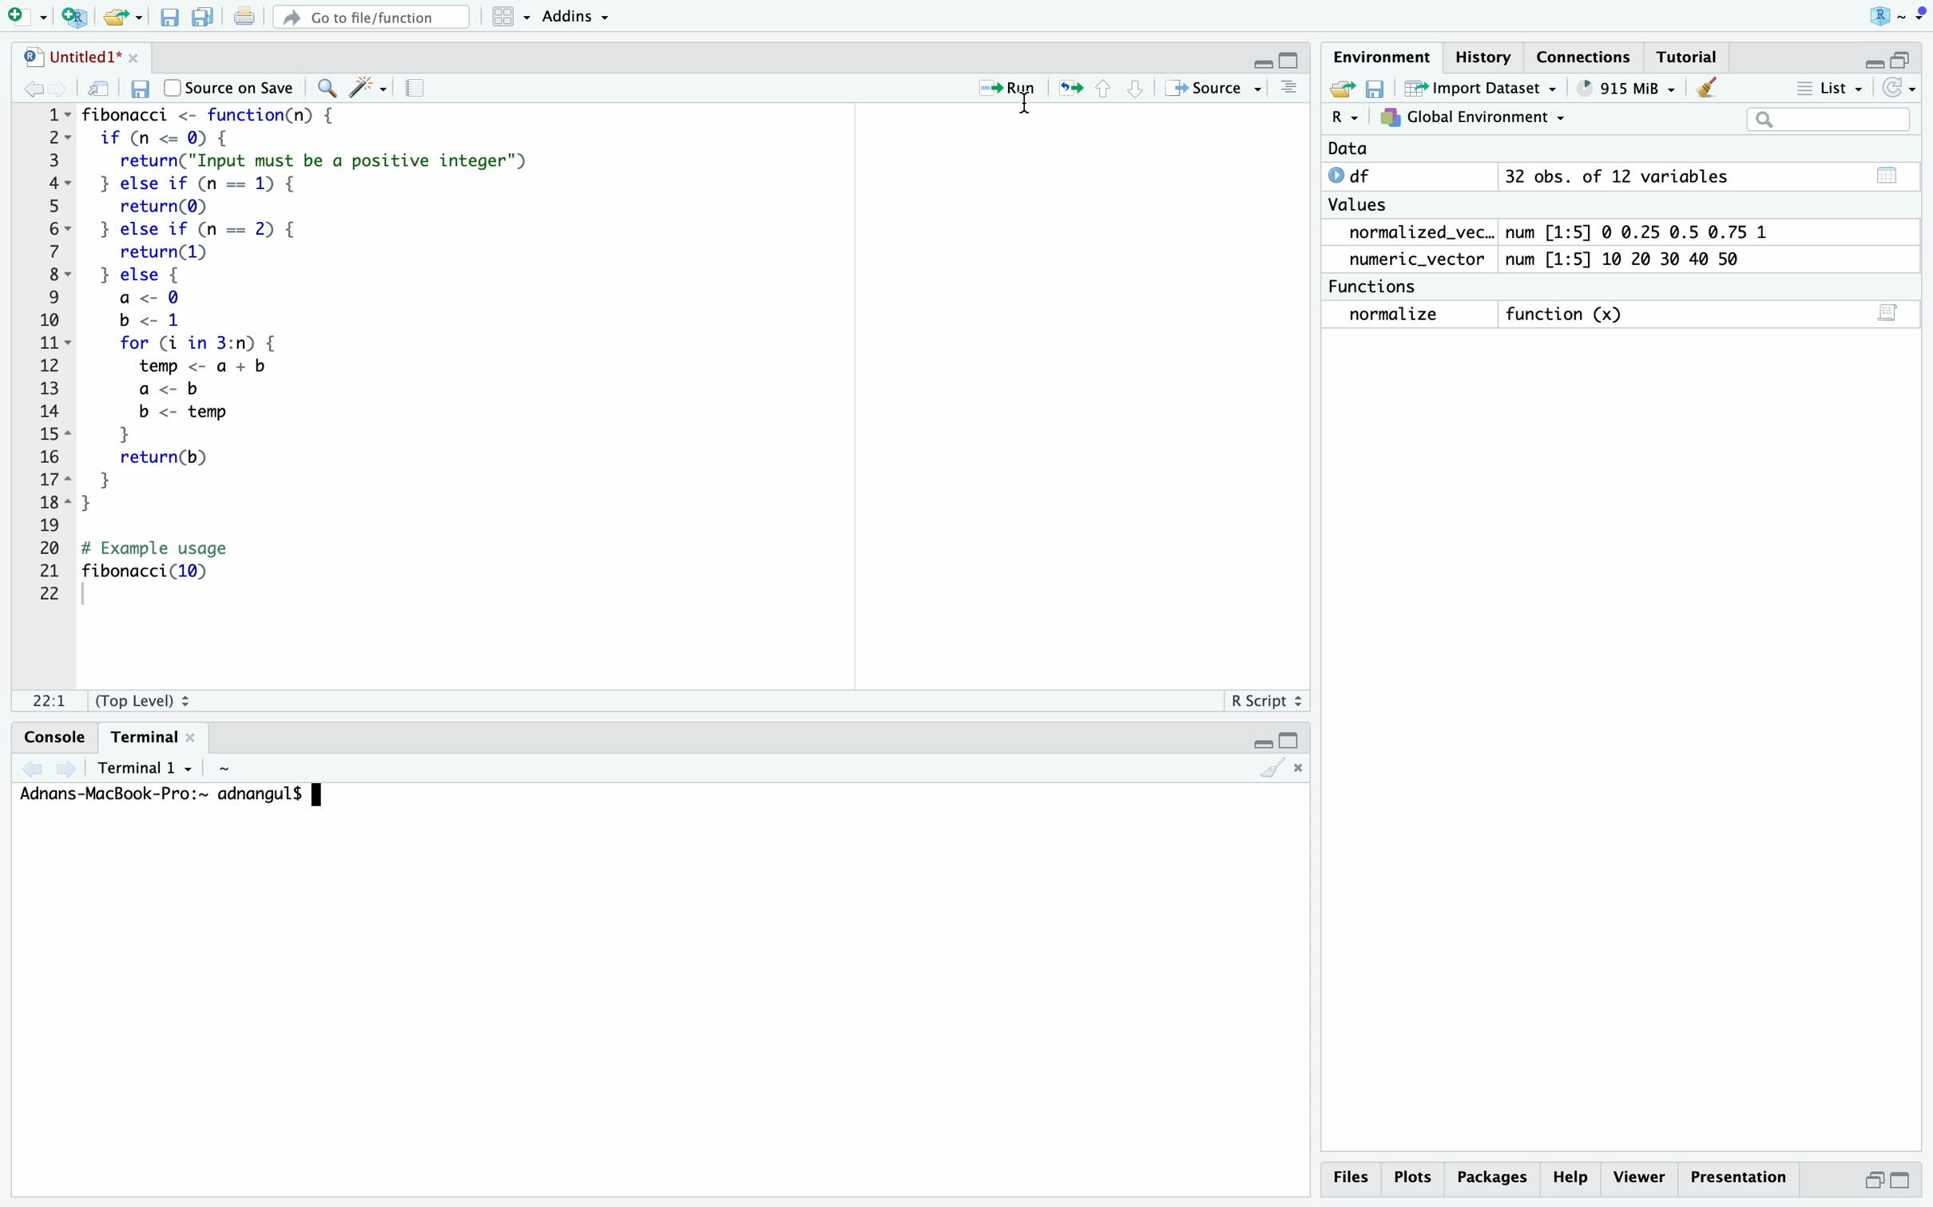 The image size is (1933, 1207). I want to click on functions, so click(1379, 287).